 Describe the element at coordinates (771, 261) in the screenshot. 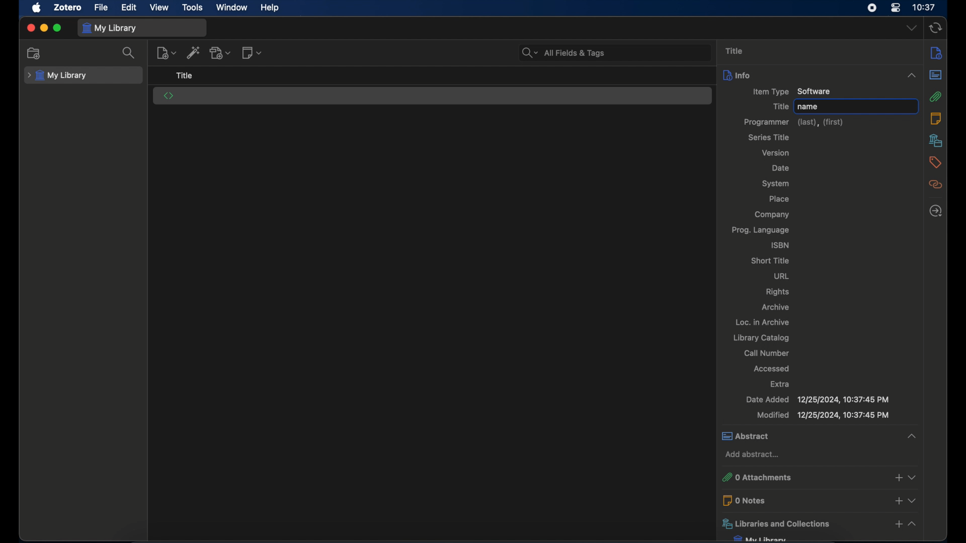

I see `short title` at that location.